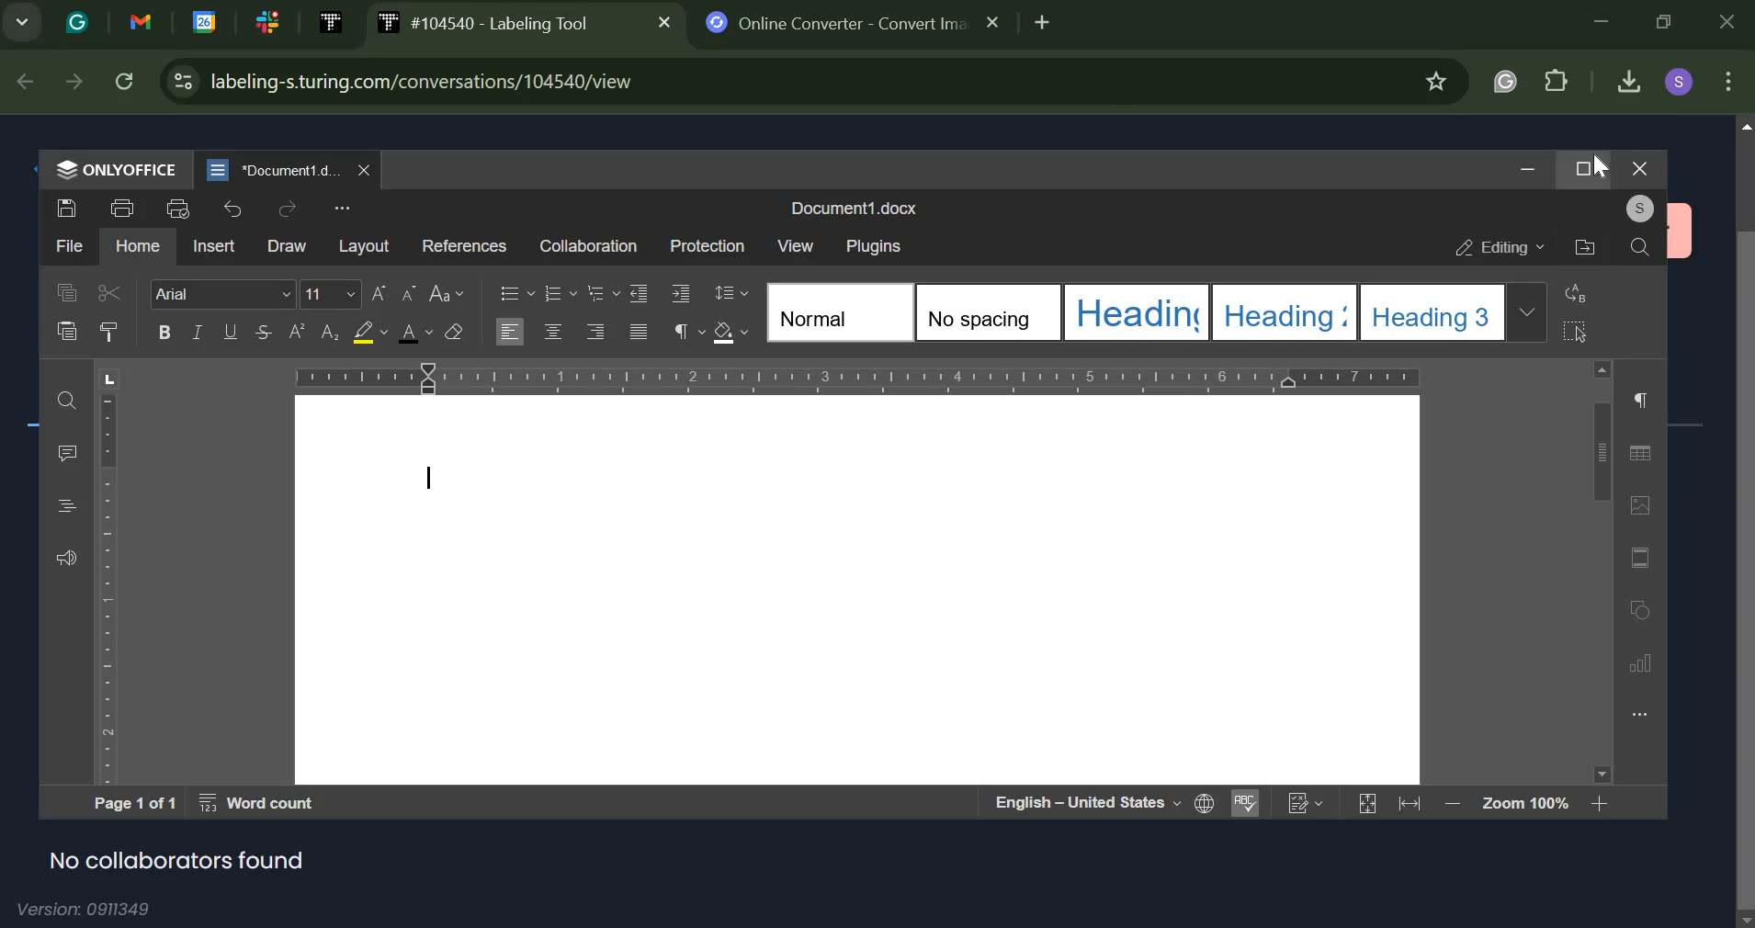 The width and height of the screenshot is (1755, 928). Describe the element at coordinates (1526, 168) in the screenshot. I see `minimize` at that location.